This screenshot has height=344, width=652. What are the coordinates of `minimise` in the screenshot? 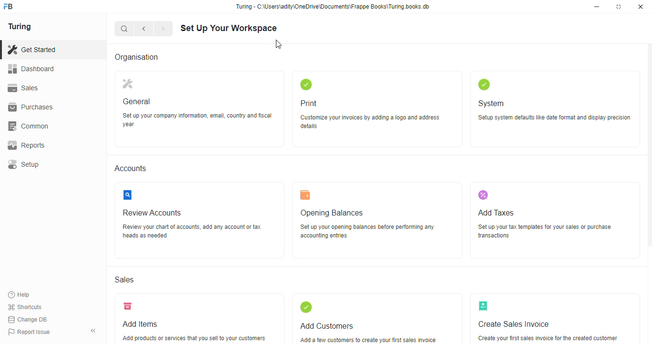 It's located at (598, 6).